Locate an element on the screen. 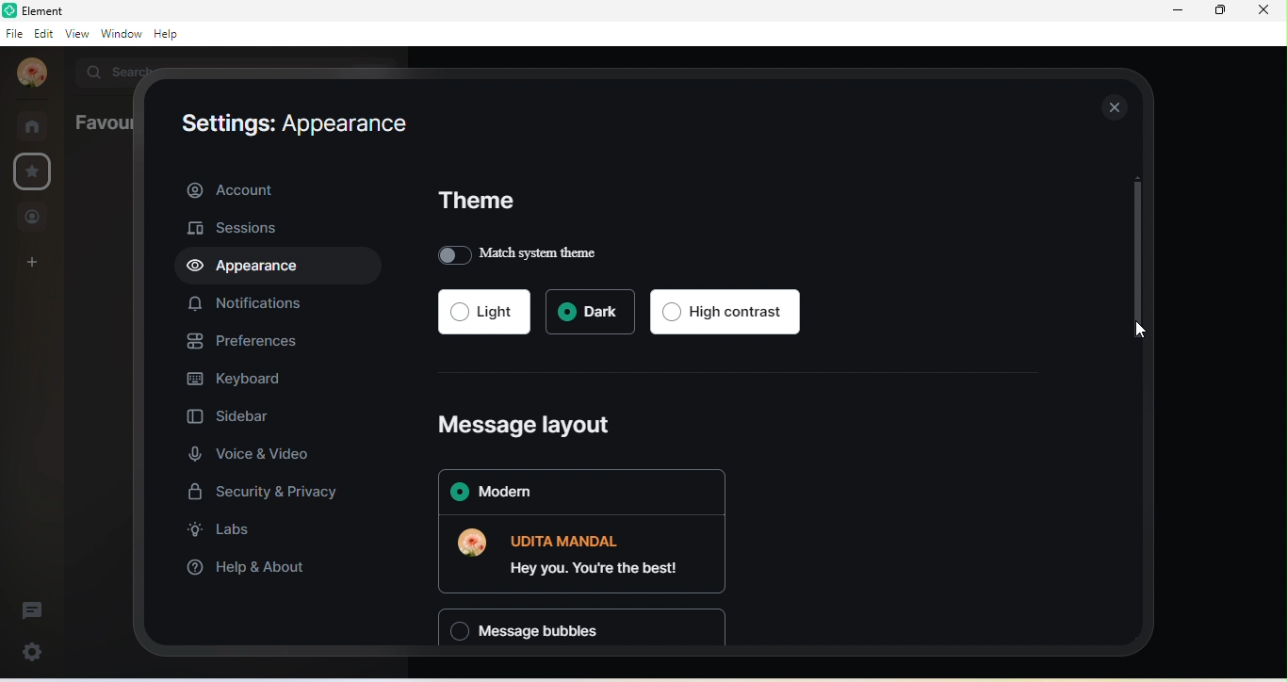 The width and height of the screenshot is (1287, 682). notifications is located at coordinates (245, 306).